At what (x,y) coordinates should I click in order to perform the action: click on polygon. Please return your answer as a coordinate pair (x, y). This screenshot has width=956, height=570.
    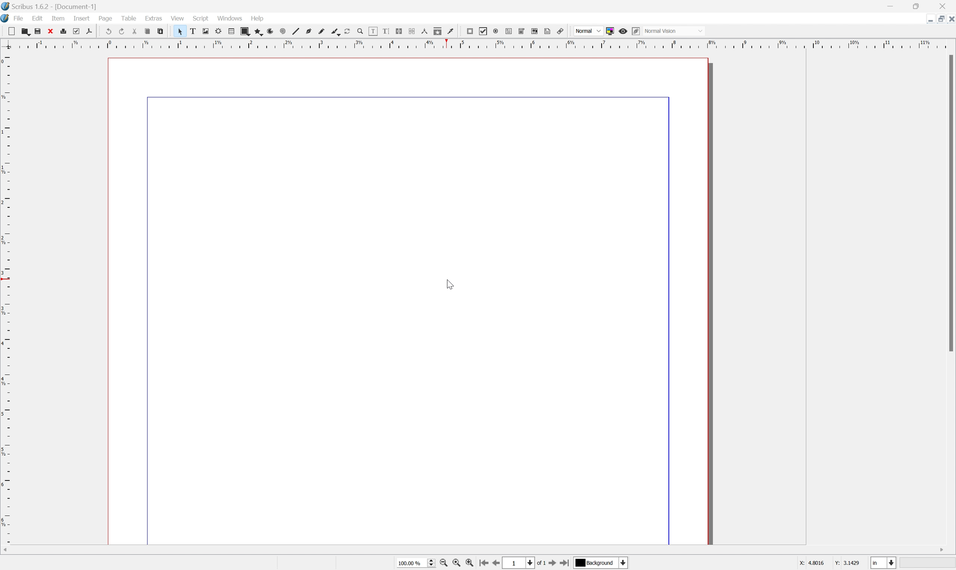
    Looking at the image, I should click on (258, 32).